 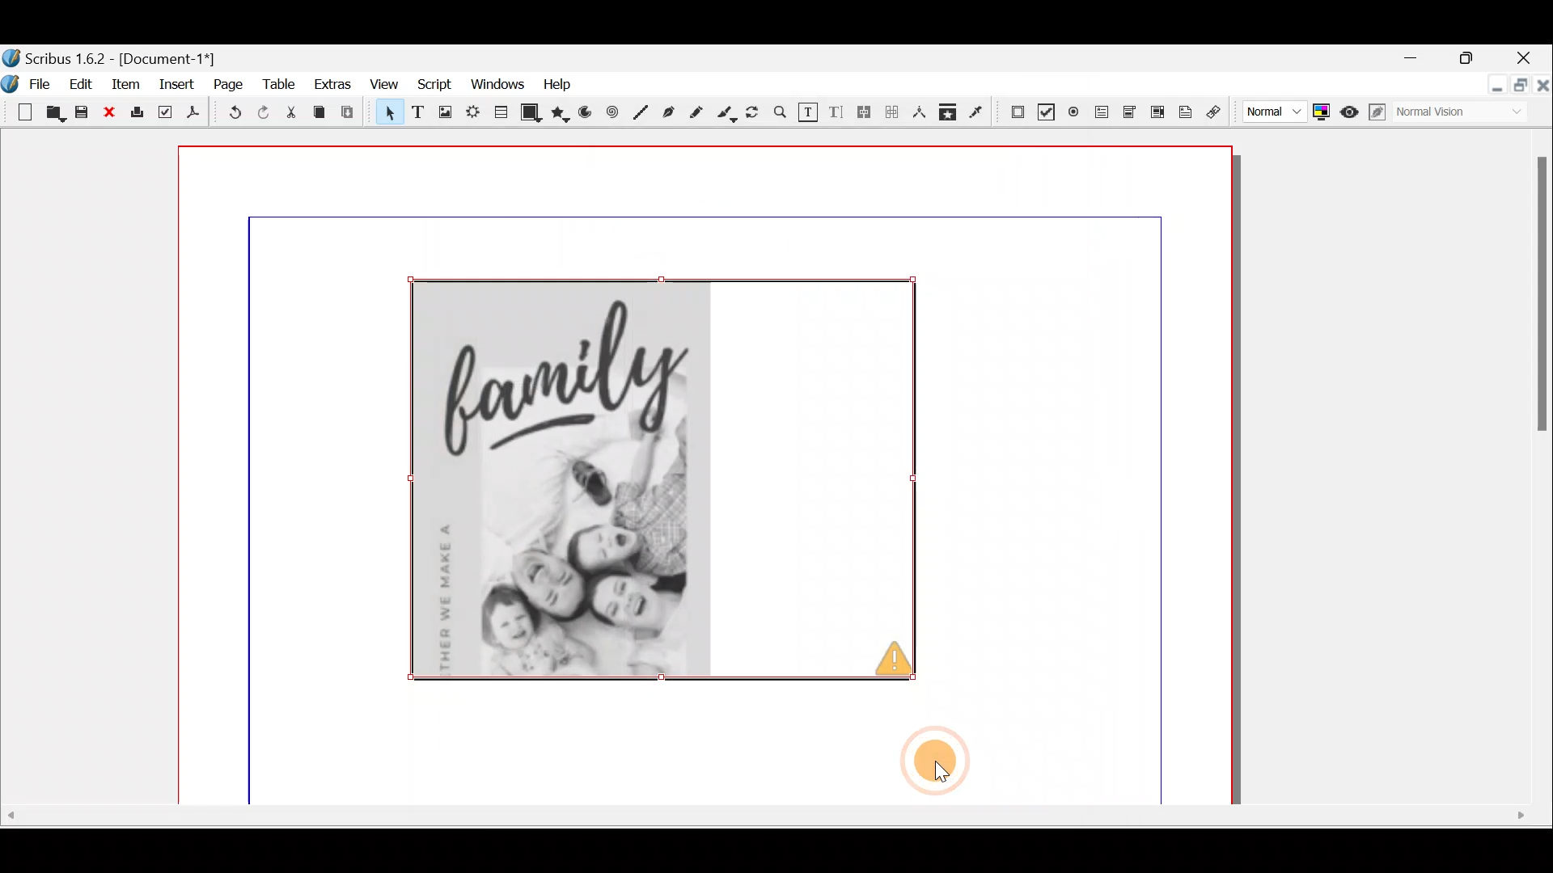 I want to click on PDF push button, so click(x=1010, y=112).